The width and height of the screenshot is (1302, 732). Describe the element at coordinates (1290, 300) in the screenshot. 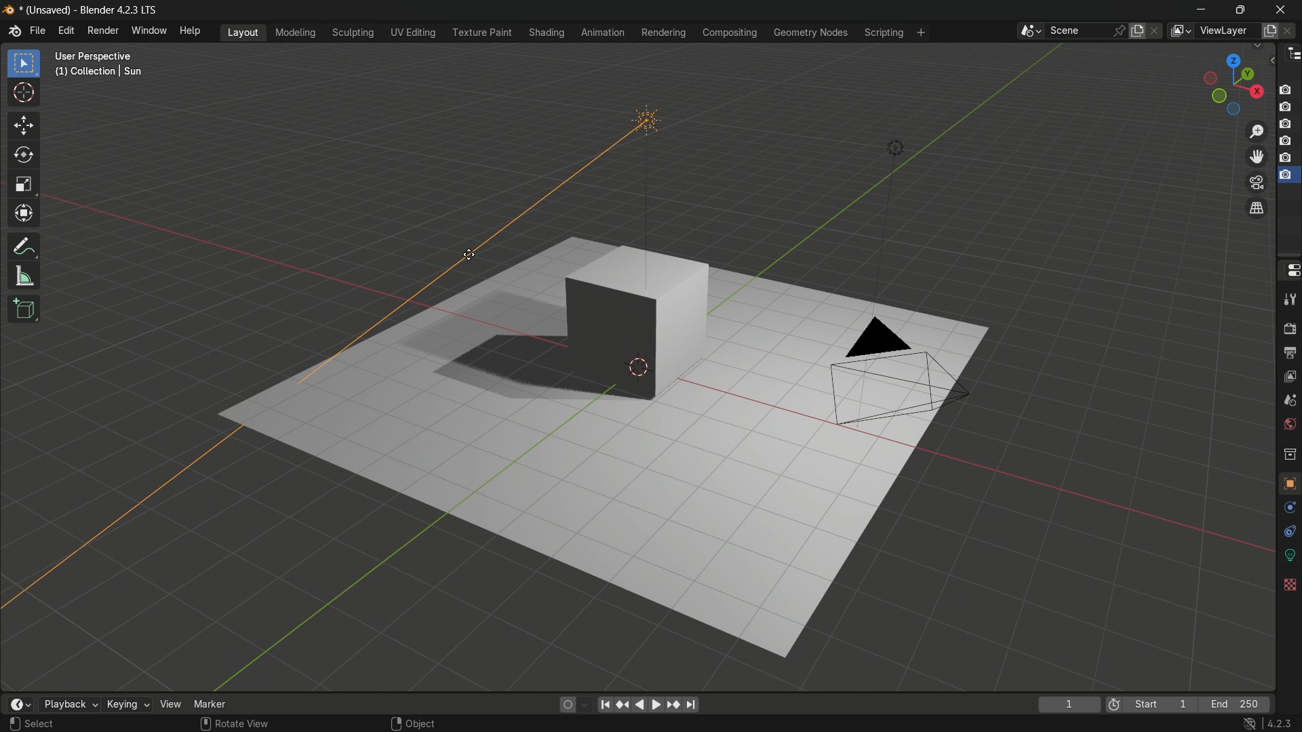

I see `tools` at that location.